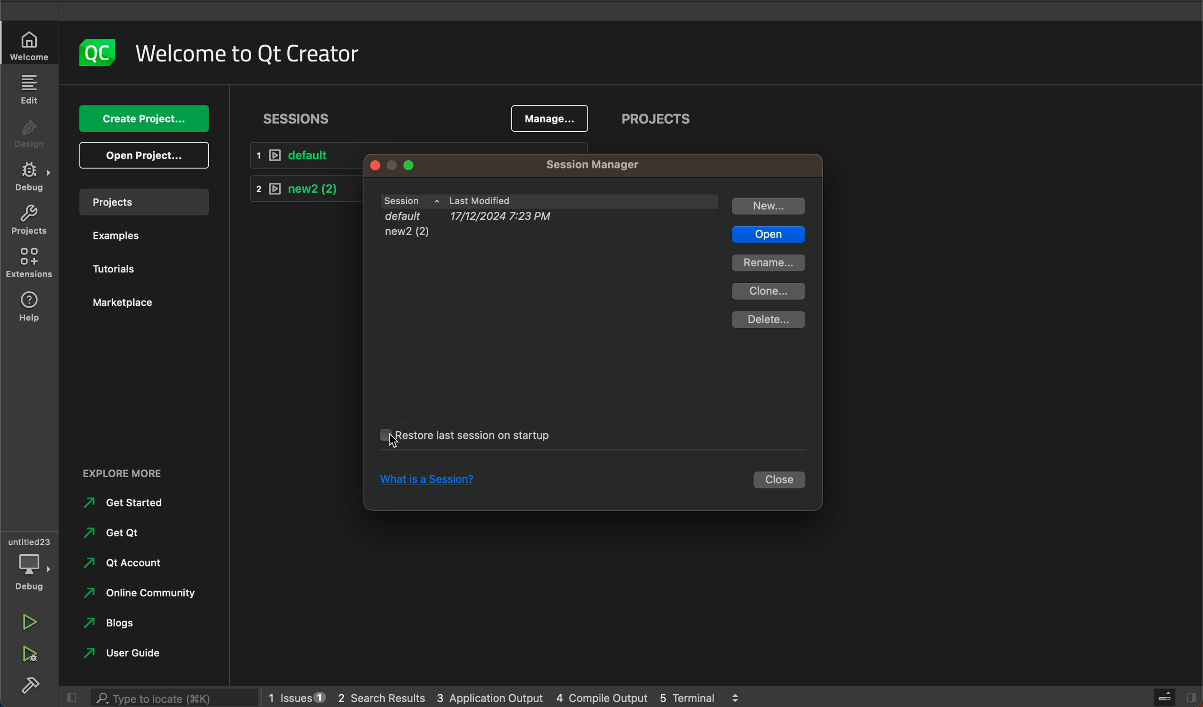 The height and width of the screenshot is (707, 1203). What do you see at coordinates (126, 473) in the screenshot?
I see `EXPLORE MORE` at bounding box center [126, 473].